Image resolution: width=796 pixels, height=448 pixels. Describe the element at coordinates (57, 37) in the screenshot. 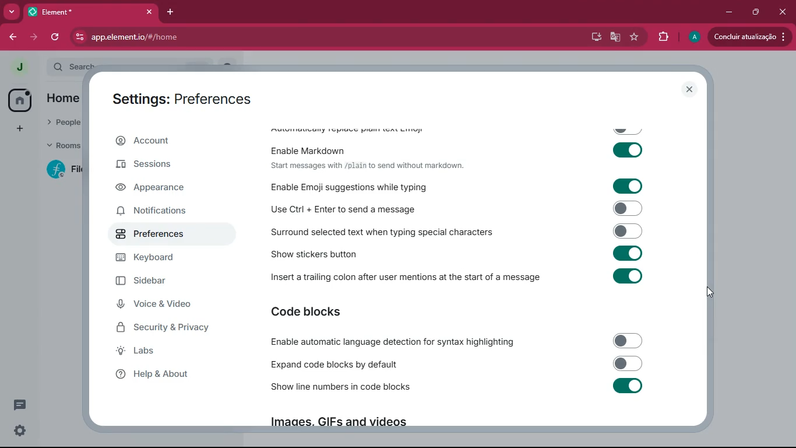

I see `refresh` at that location.